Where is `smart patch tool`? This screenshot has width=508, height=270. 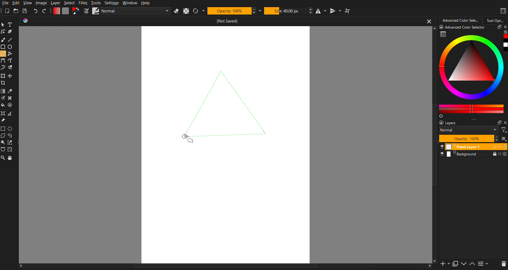 smart patch tool is located at coordinates (11, 97).